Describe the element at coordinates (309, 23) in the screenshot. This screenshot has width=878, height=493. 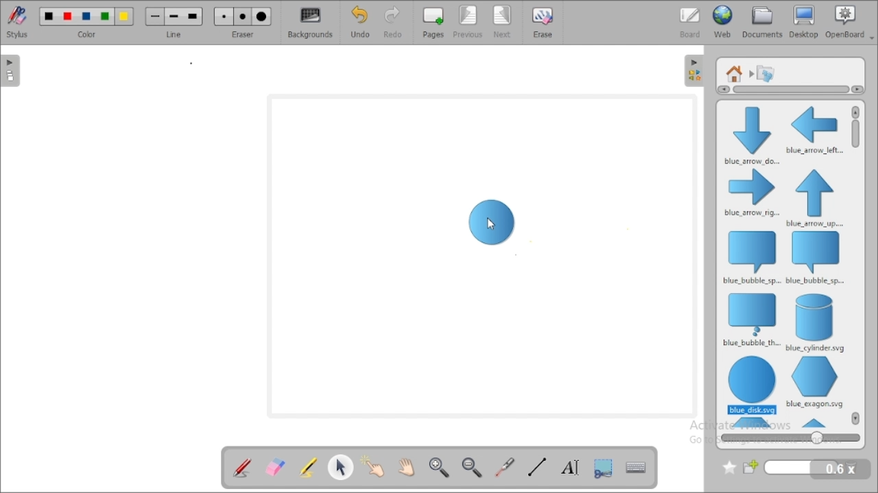
I see `backgrounds` at that location.